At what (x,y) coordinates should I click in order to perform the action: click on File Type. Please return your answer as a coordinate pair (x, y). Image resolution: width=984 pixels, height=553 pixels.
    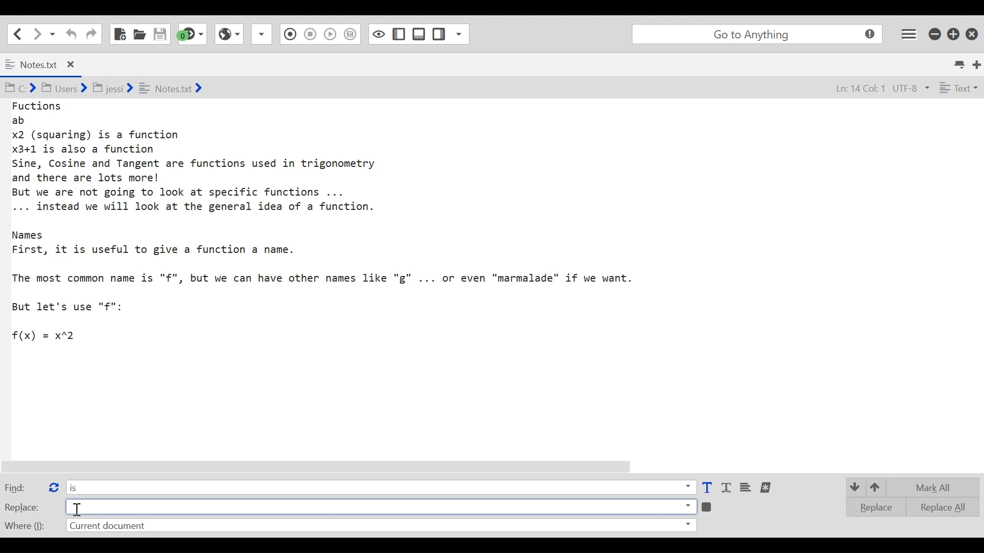
    Looking at the image, I should click on (957, 90).